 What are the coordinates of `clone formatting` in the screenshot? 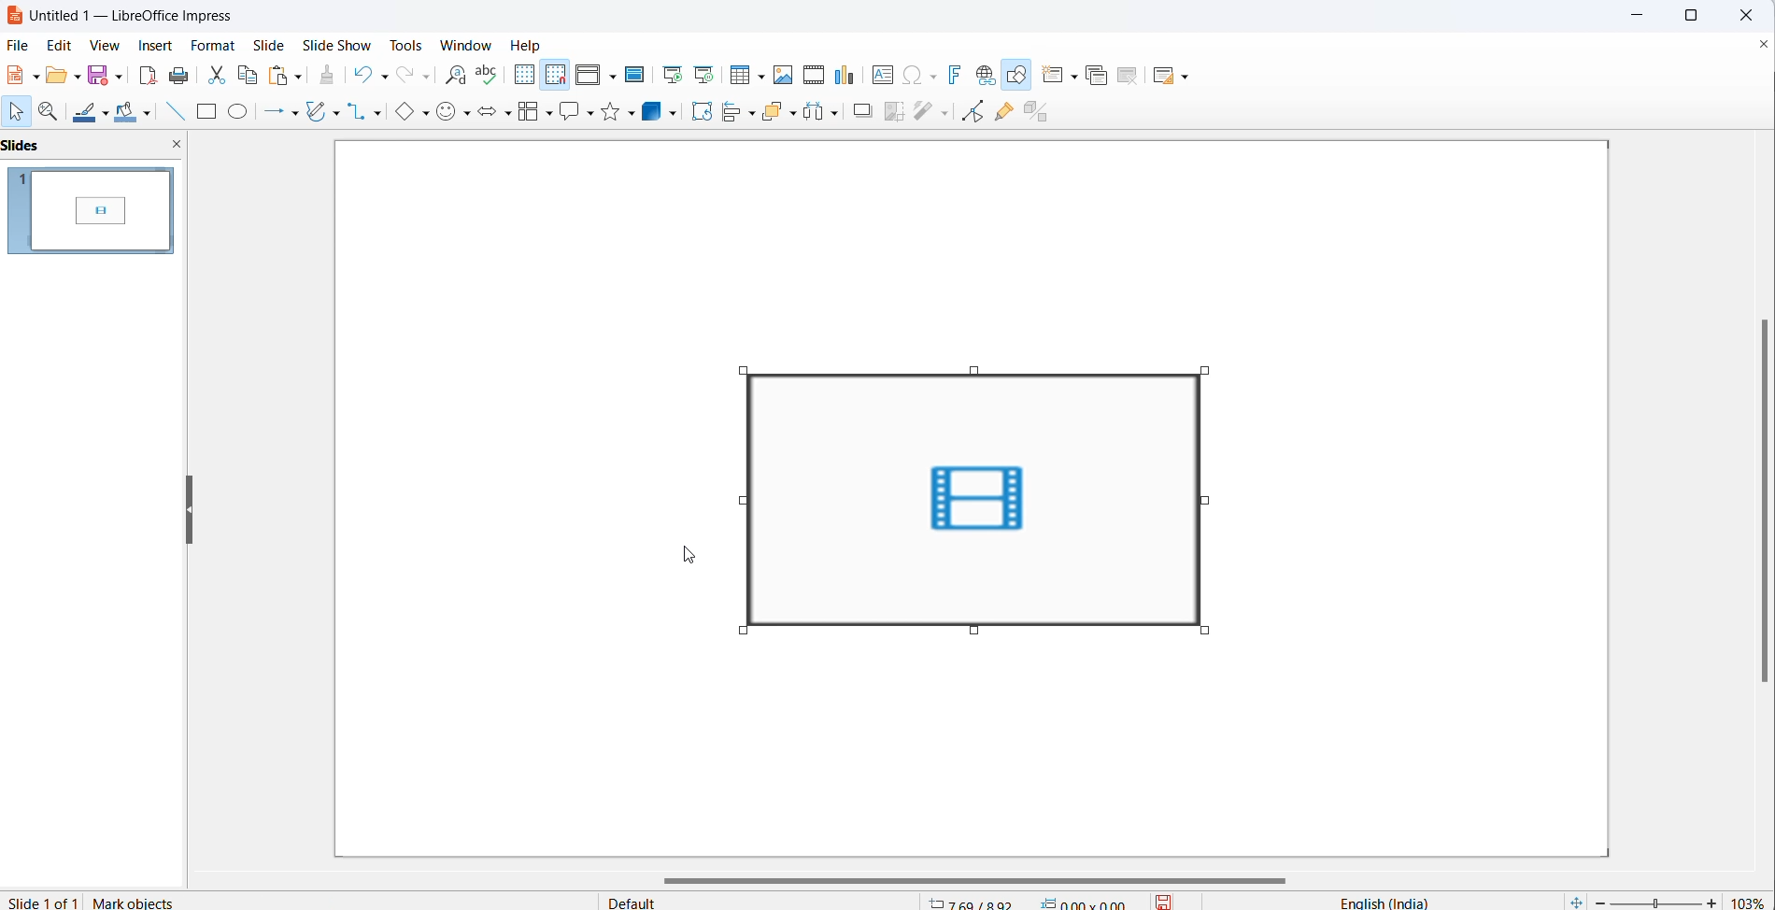 It's located at (330, 76).